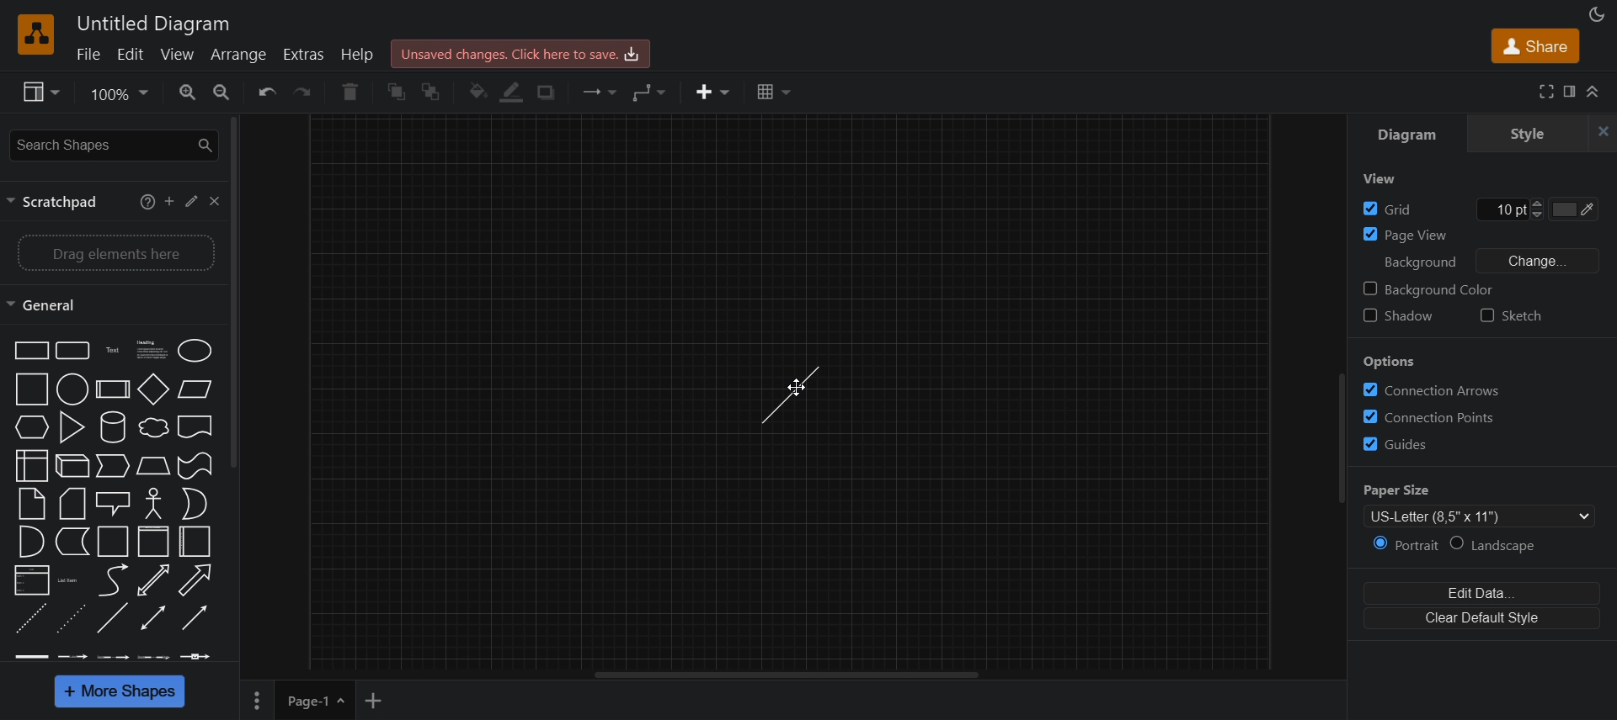 Image resolution: width=1617 pixels, height=720 pixels. Describe the element at coordinates (1597, 93) in the screenshot. I see `collapse/expand` at that location.